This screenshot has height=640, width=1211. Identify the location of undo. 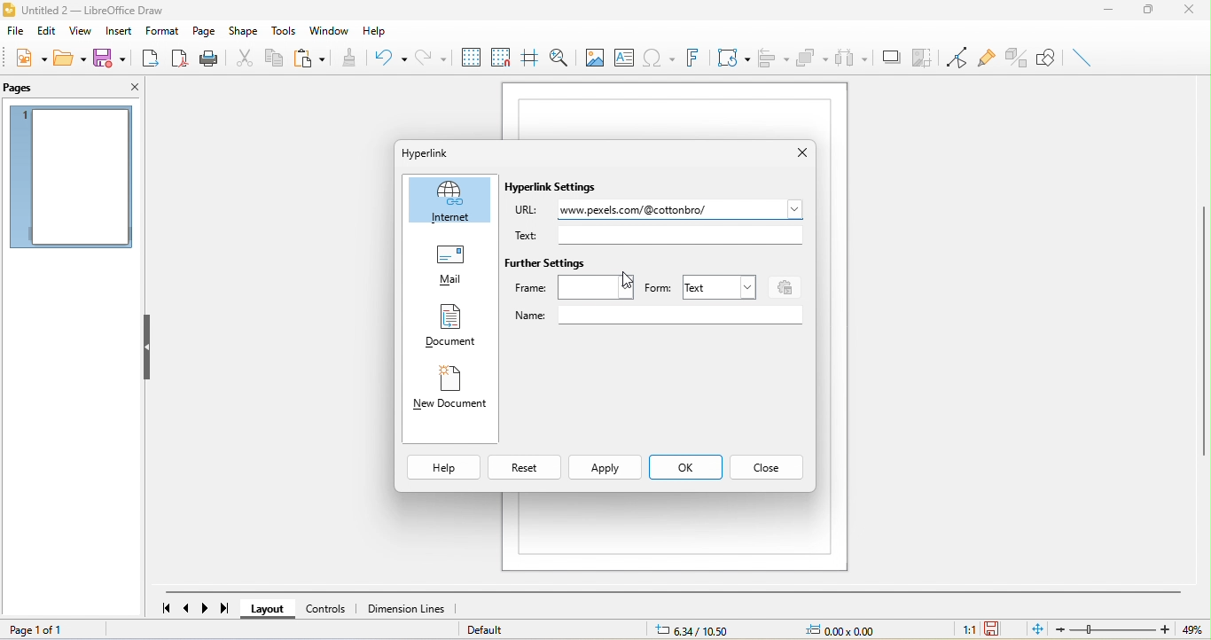
(387, 56).